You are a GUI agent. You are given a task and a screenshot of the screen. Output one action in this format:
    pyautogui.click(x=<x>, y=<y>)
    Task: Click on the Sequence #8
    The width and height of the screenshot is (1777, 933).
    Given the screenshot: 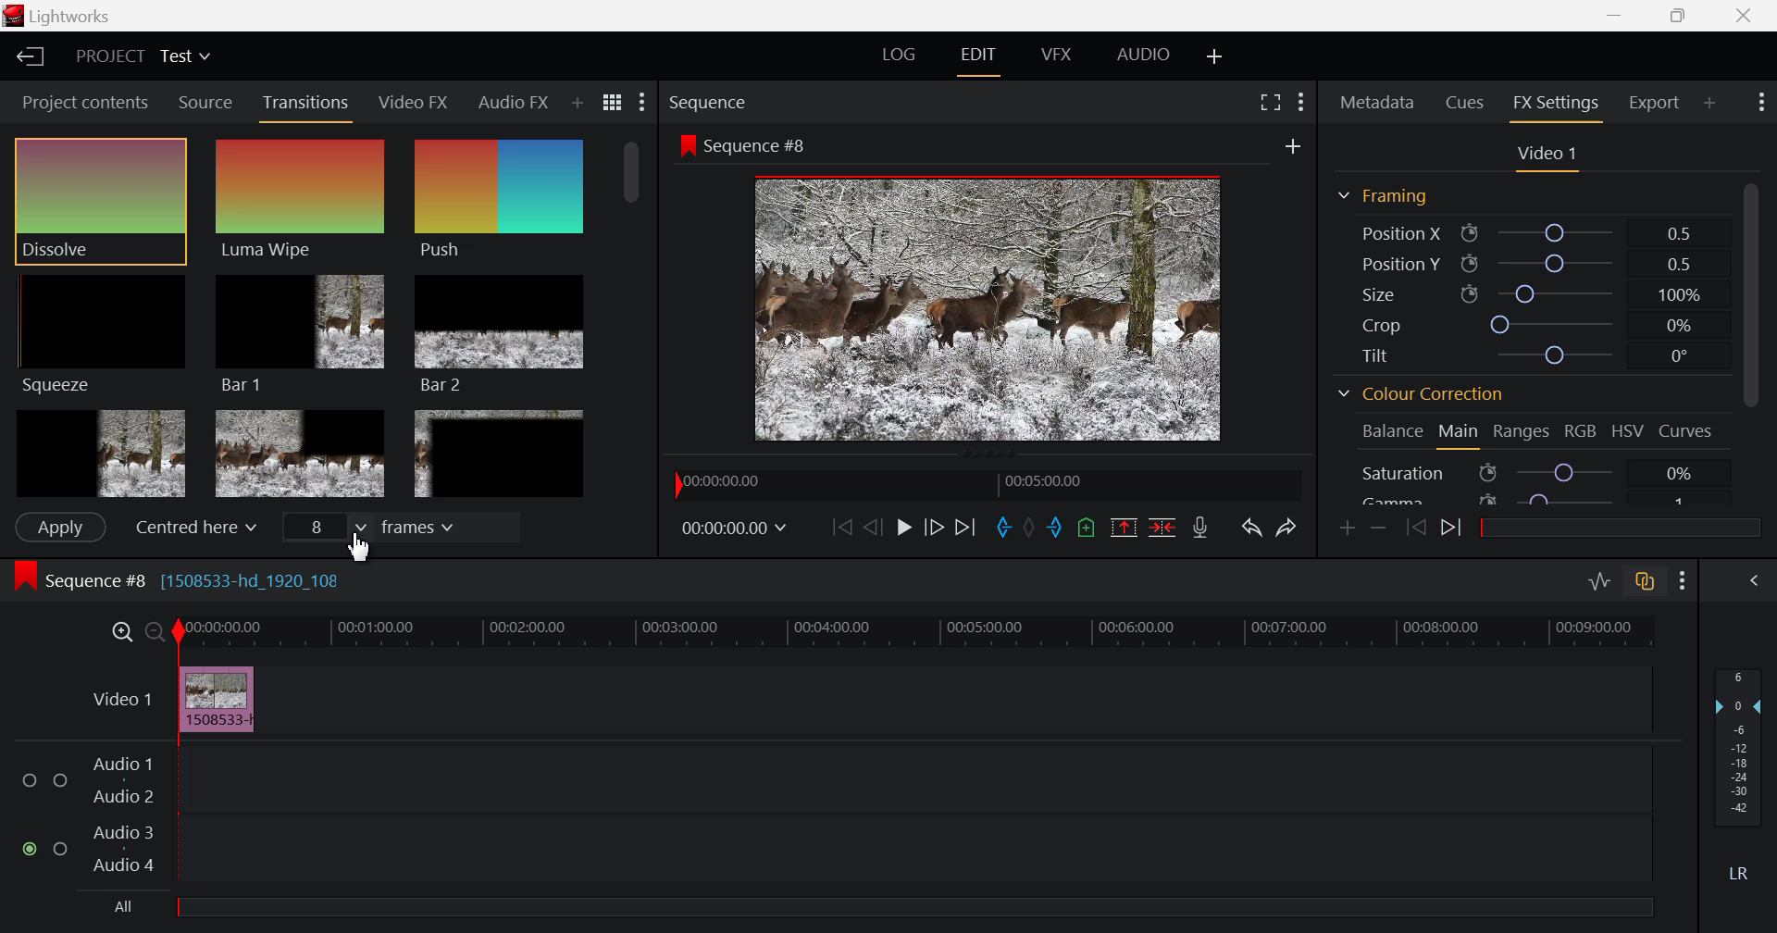 What is the action you would take?
    pyautogui.click(x=763, y=147)
    